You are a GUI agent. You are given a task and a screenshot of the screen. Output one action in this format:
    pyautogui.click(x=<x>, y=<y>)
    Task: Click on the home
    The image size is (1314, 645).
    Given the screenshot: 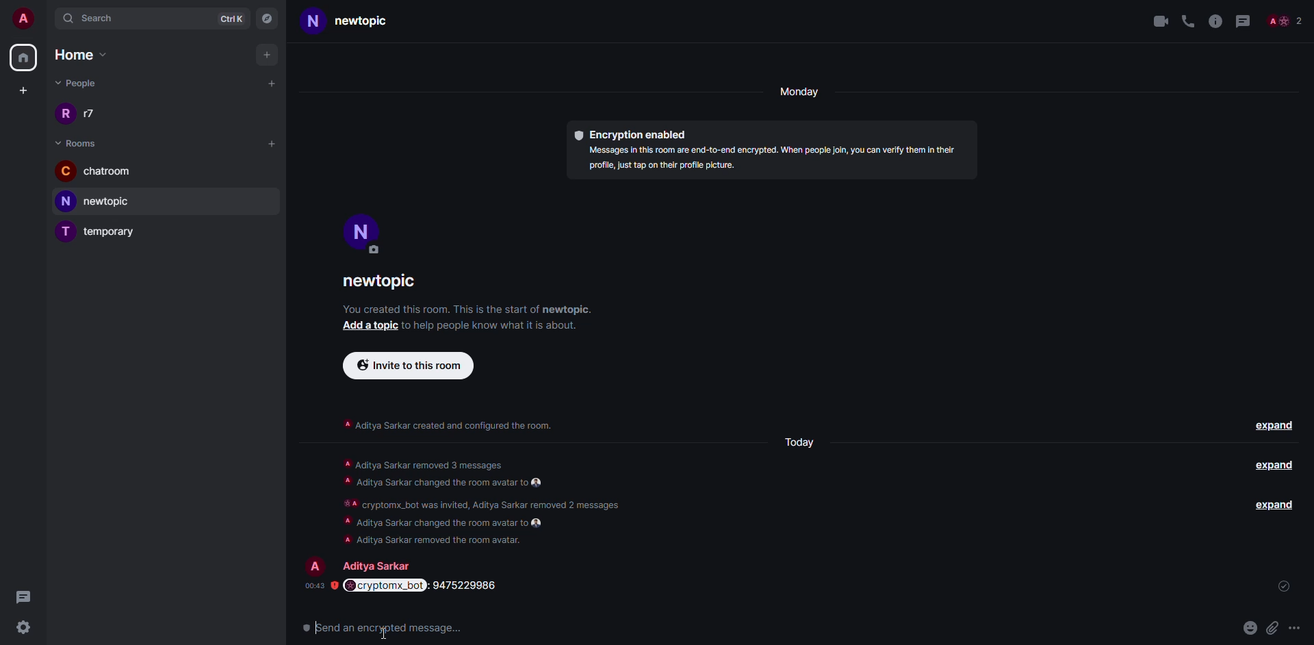 What is the action you would take?
    pyautogui.click(x=89, y=55)
    